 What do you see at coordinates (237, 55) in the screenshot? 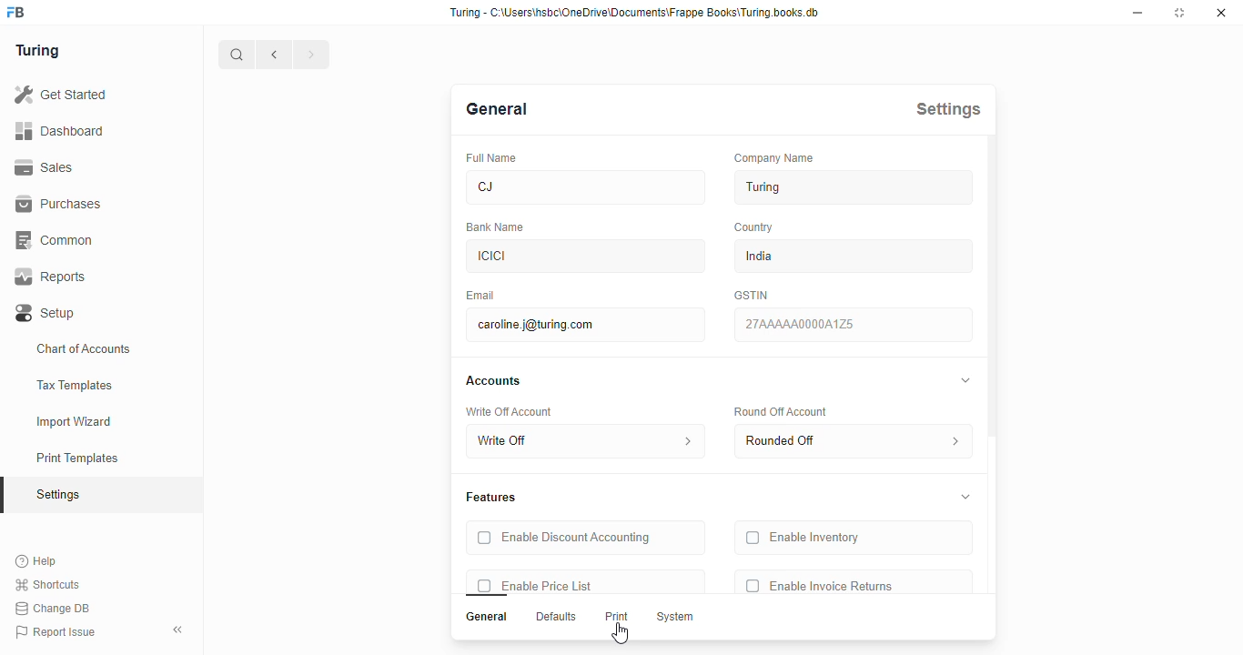
I see `search` at bounding box center [237, 55].